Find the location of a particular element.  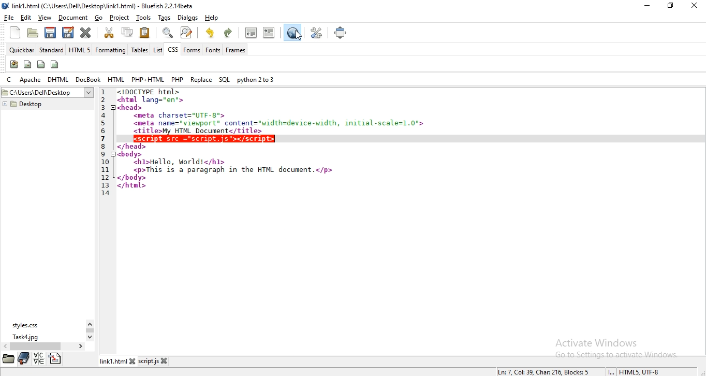

dialog is located at coordinates (187, 18).